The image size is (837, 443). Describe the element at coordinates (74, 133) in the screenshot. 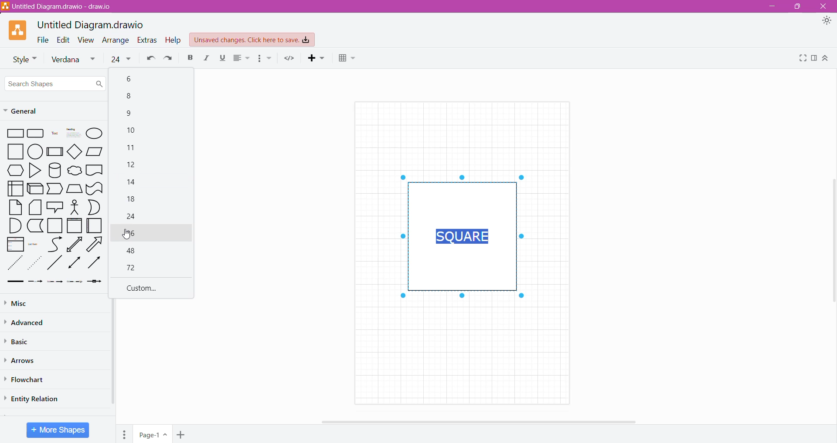

I see `heading` at that location.